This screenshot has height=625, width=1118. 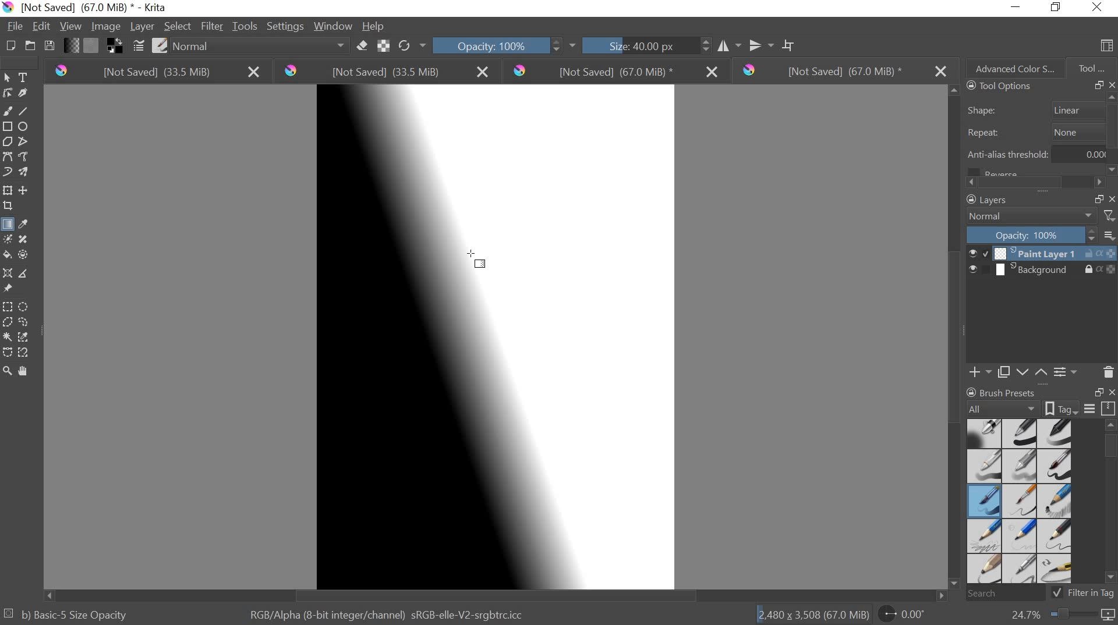 I want to click on SWAP FOREGROUND AND BACKGROUND COLORS, so click(x=114, y=47).